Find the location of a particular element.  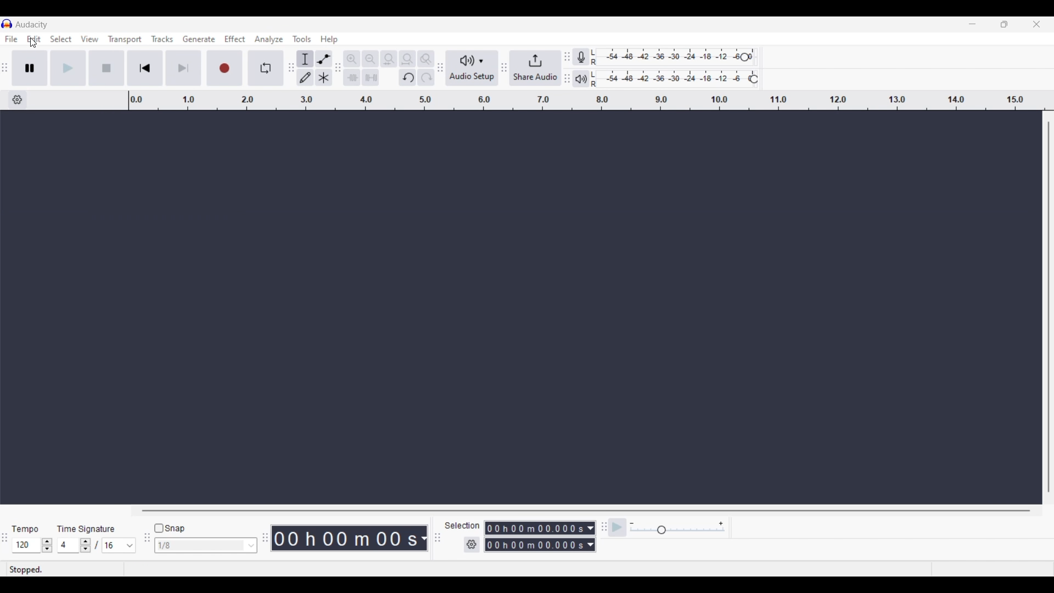

Analyze menu is located at coordinates (269, 39).